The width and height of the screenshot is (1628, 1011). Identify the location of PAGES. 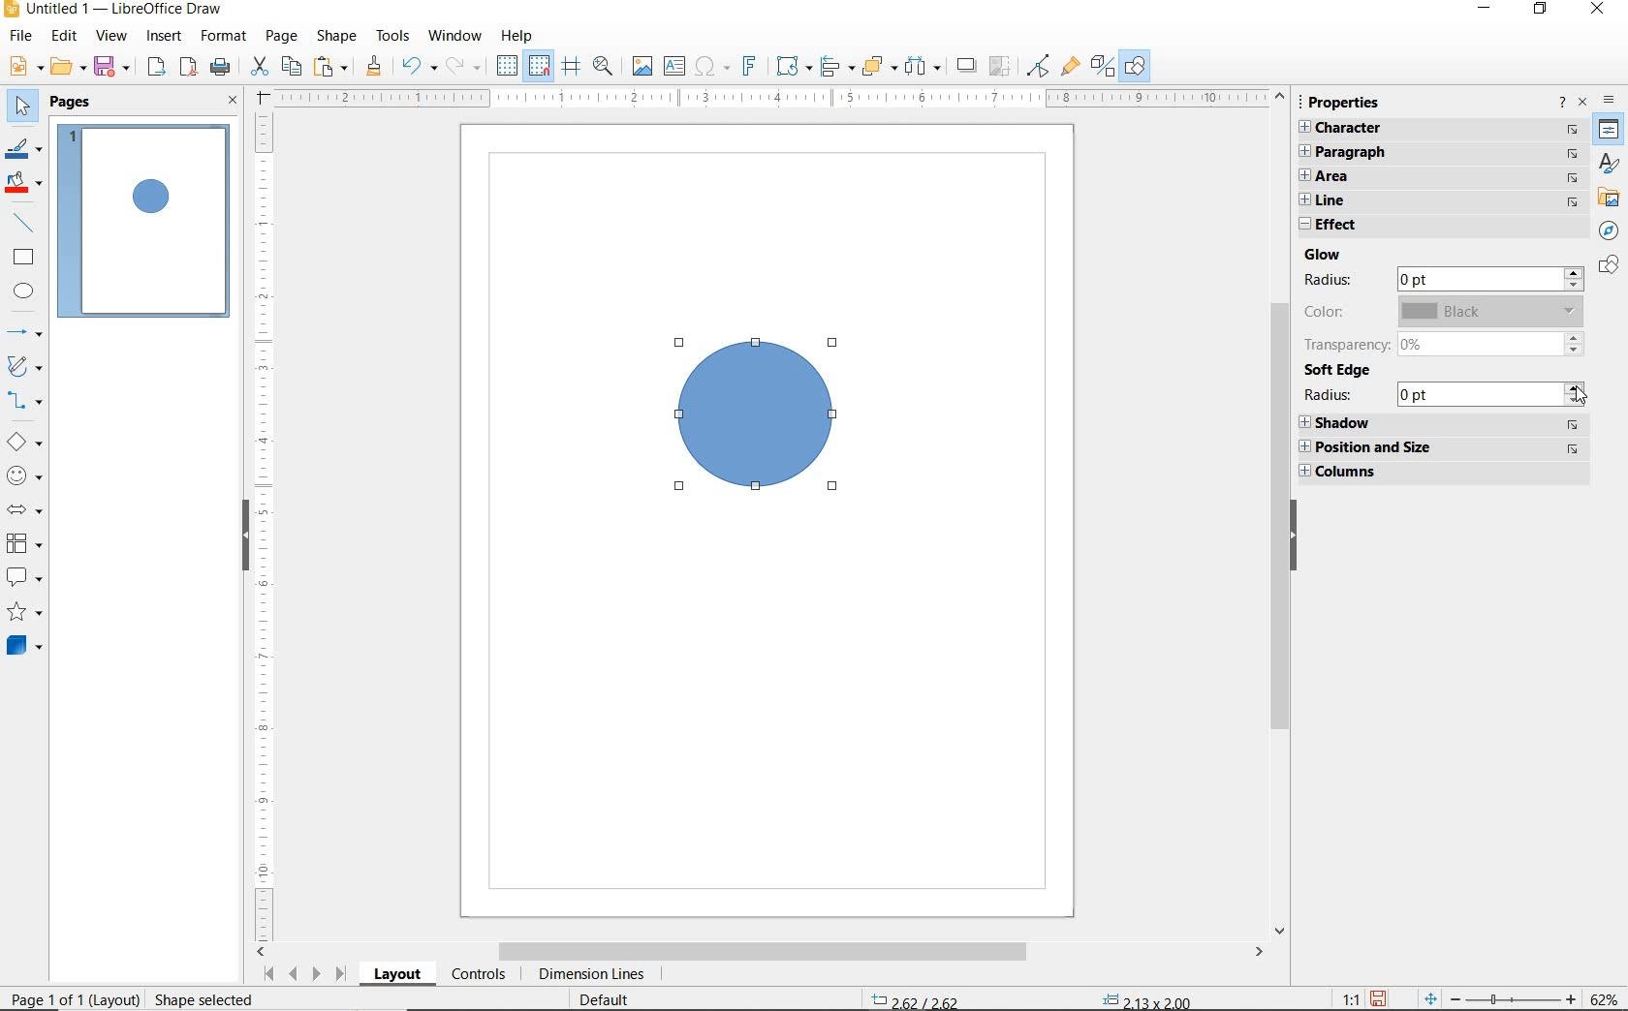
(72, 104).